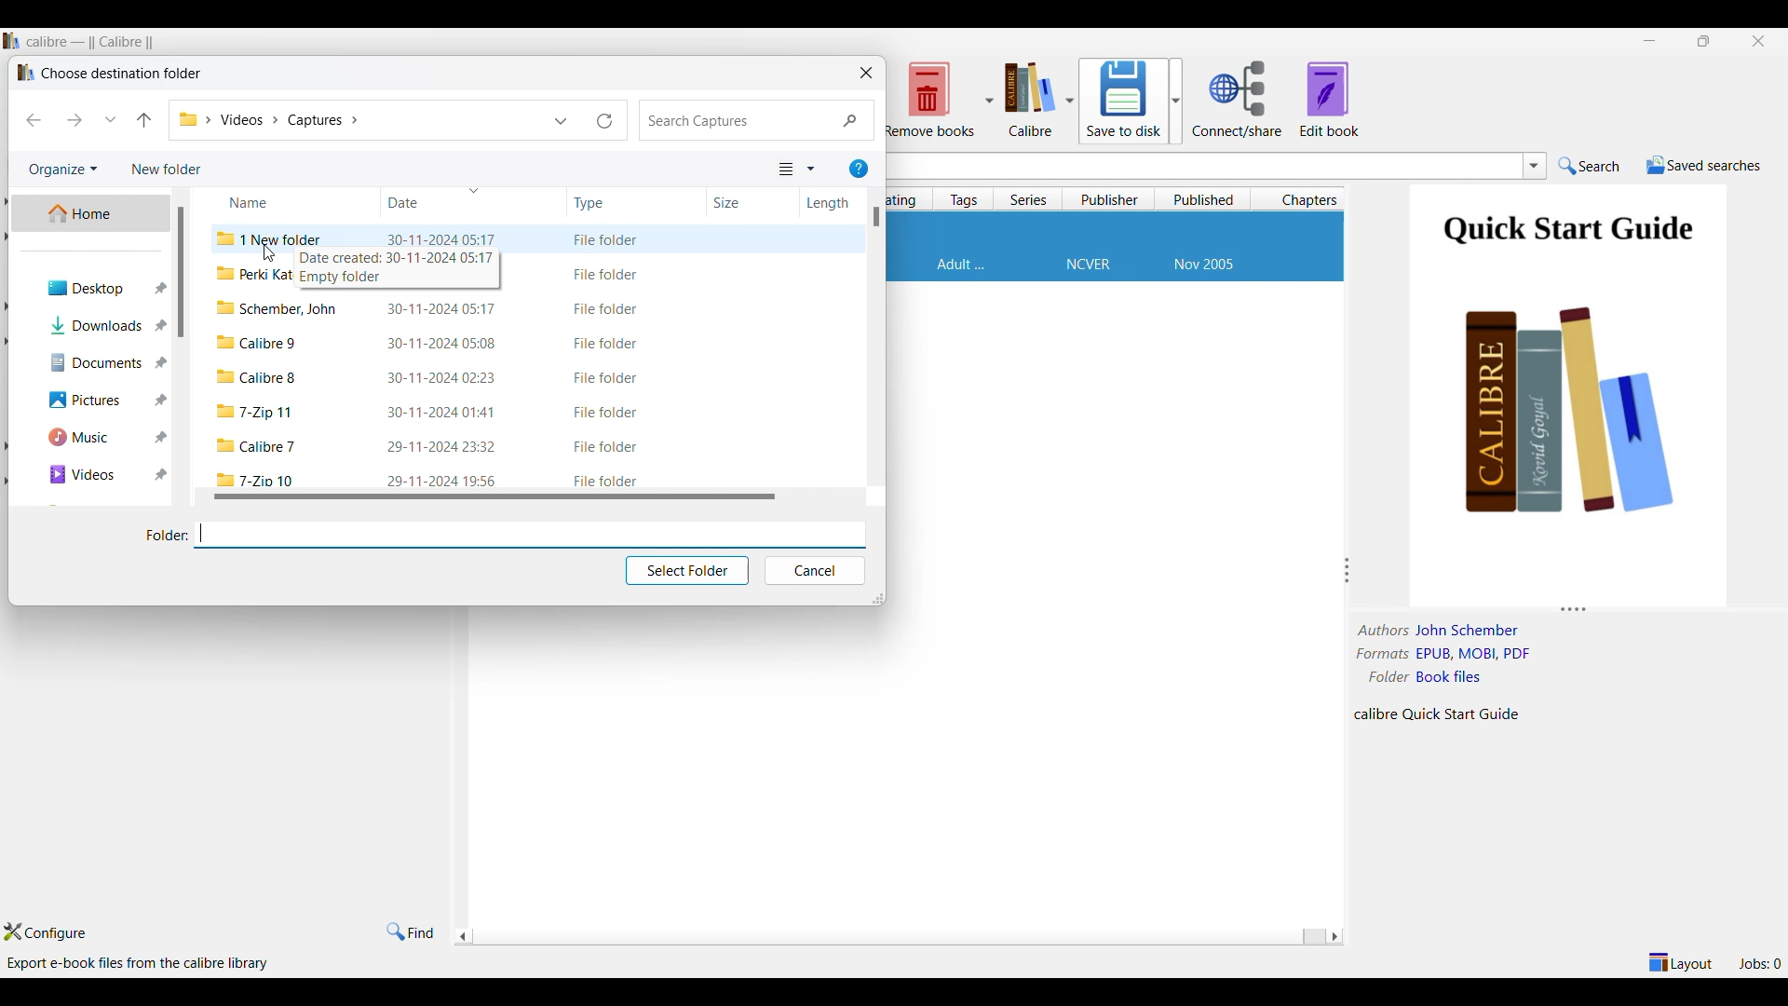 The width and height of the screenshot is (1788, 1006). What do you see at coordinates (96, 475) in the screenshot?
I see `Videos` at bounding box center [96, 475].